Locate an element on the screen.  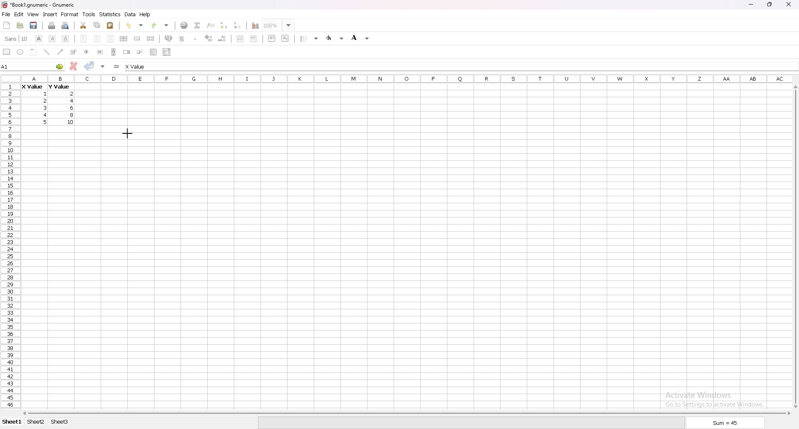
value is located at coordinates (72, 94).